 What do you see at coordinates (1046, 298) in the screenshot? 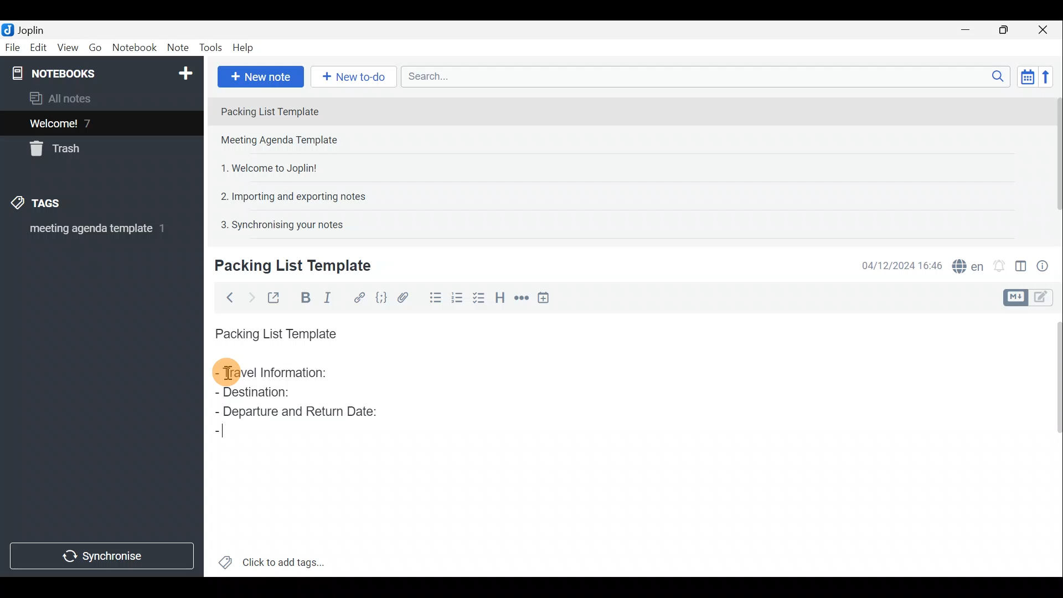
I see `Toggle editors` at bounding box center [1046, 298].